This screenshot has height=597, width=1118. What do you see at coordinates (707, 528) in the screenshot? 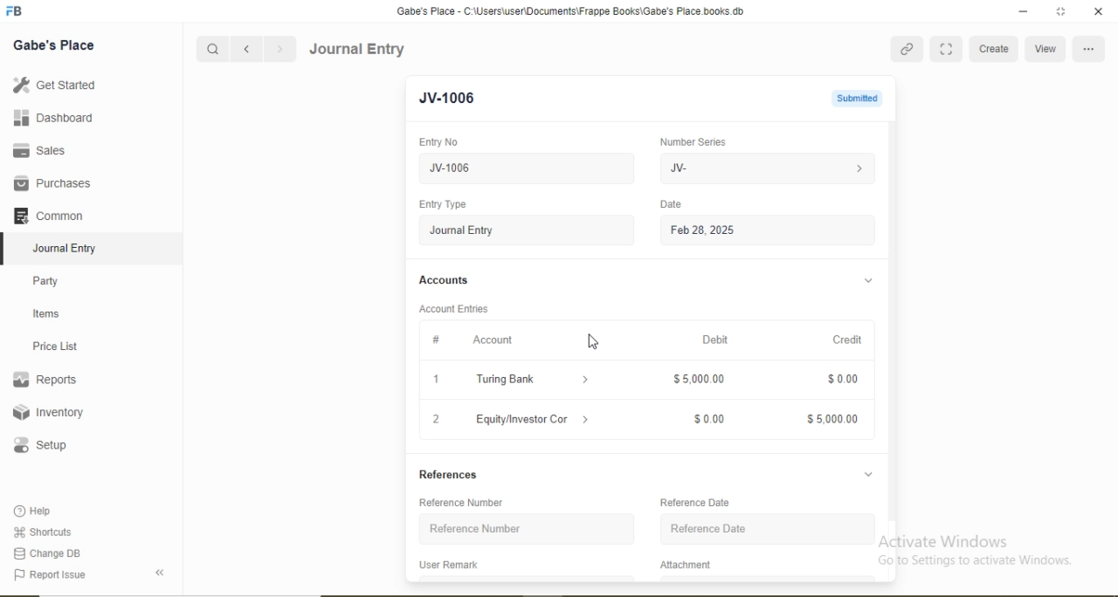
I see `Reference Date` at bounding box center [707, 528].